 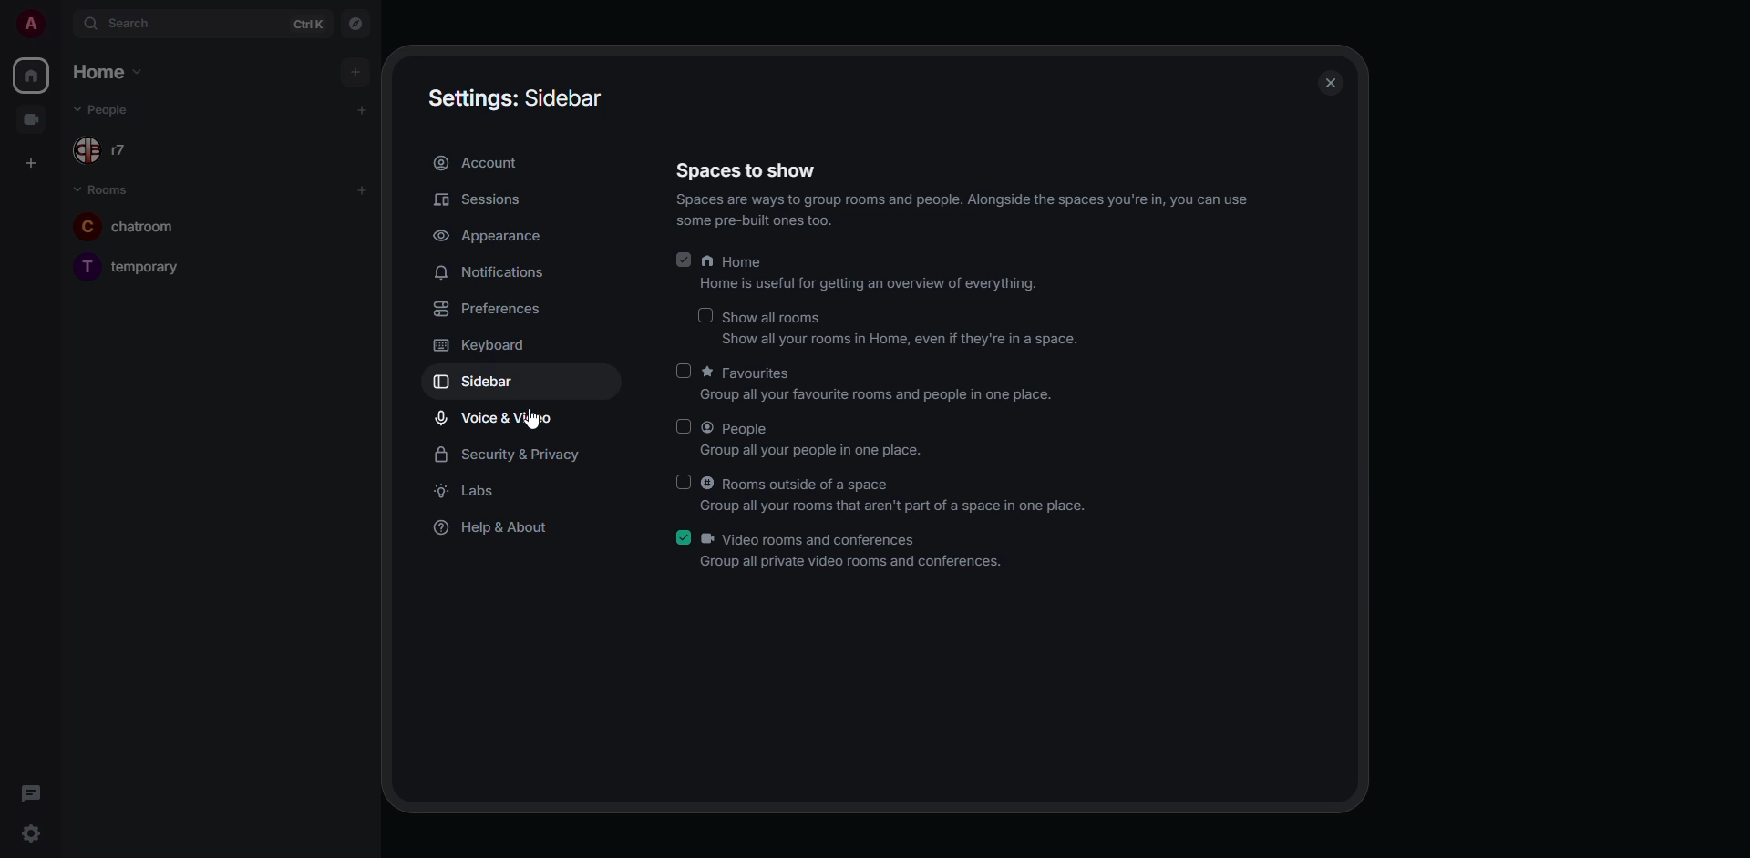 What do you see at coordinates (704, 316) in the screenshot?
I see `click to enable` at bounding box center [704, 316].